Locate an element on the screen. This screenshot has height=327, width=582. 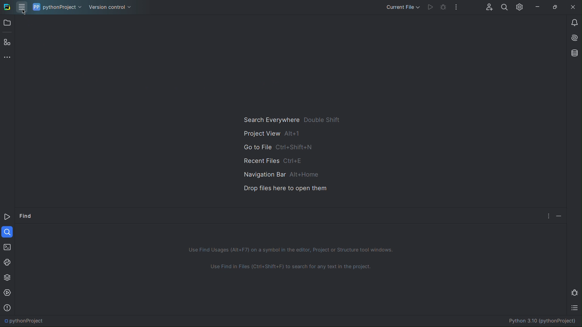
More is located at coordinates (456, 6).